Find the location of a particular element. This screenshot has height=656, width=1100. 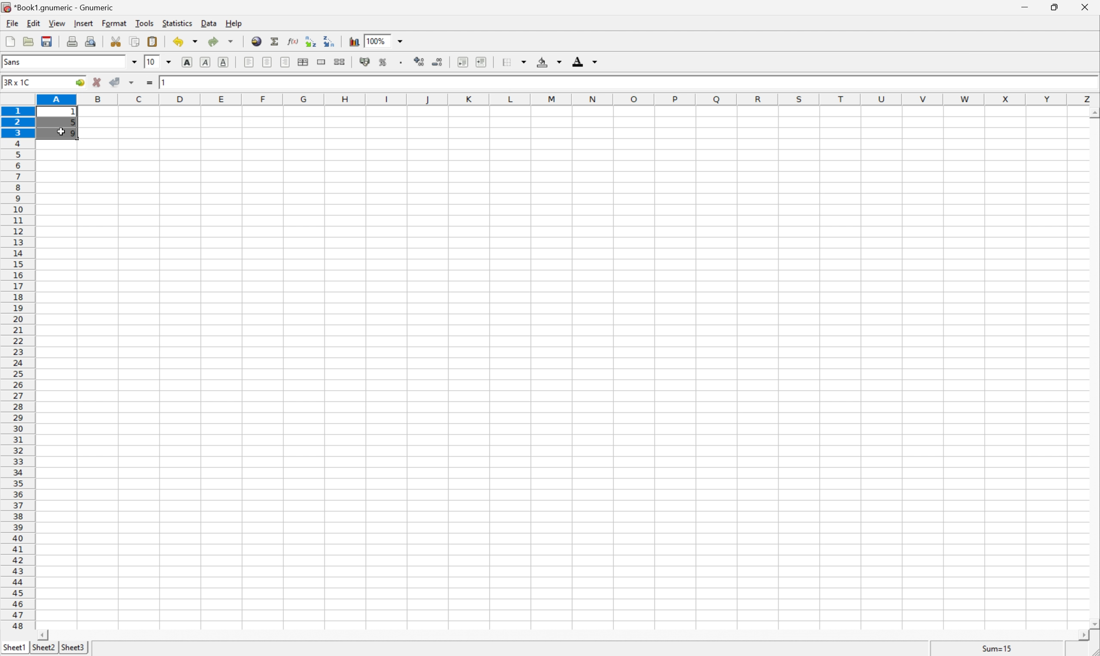

100% is located at coordinates (376, 40).